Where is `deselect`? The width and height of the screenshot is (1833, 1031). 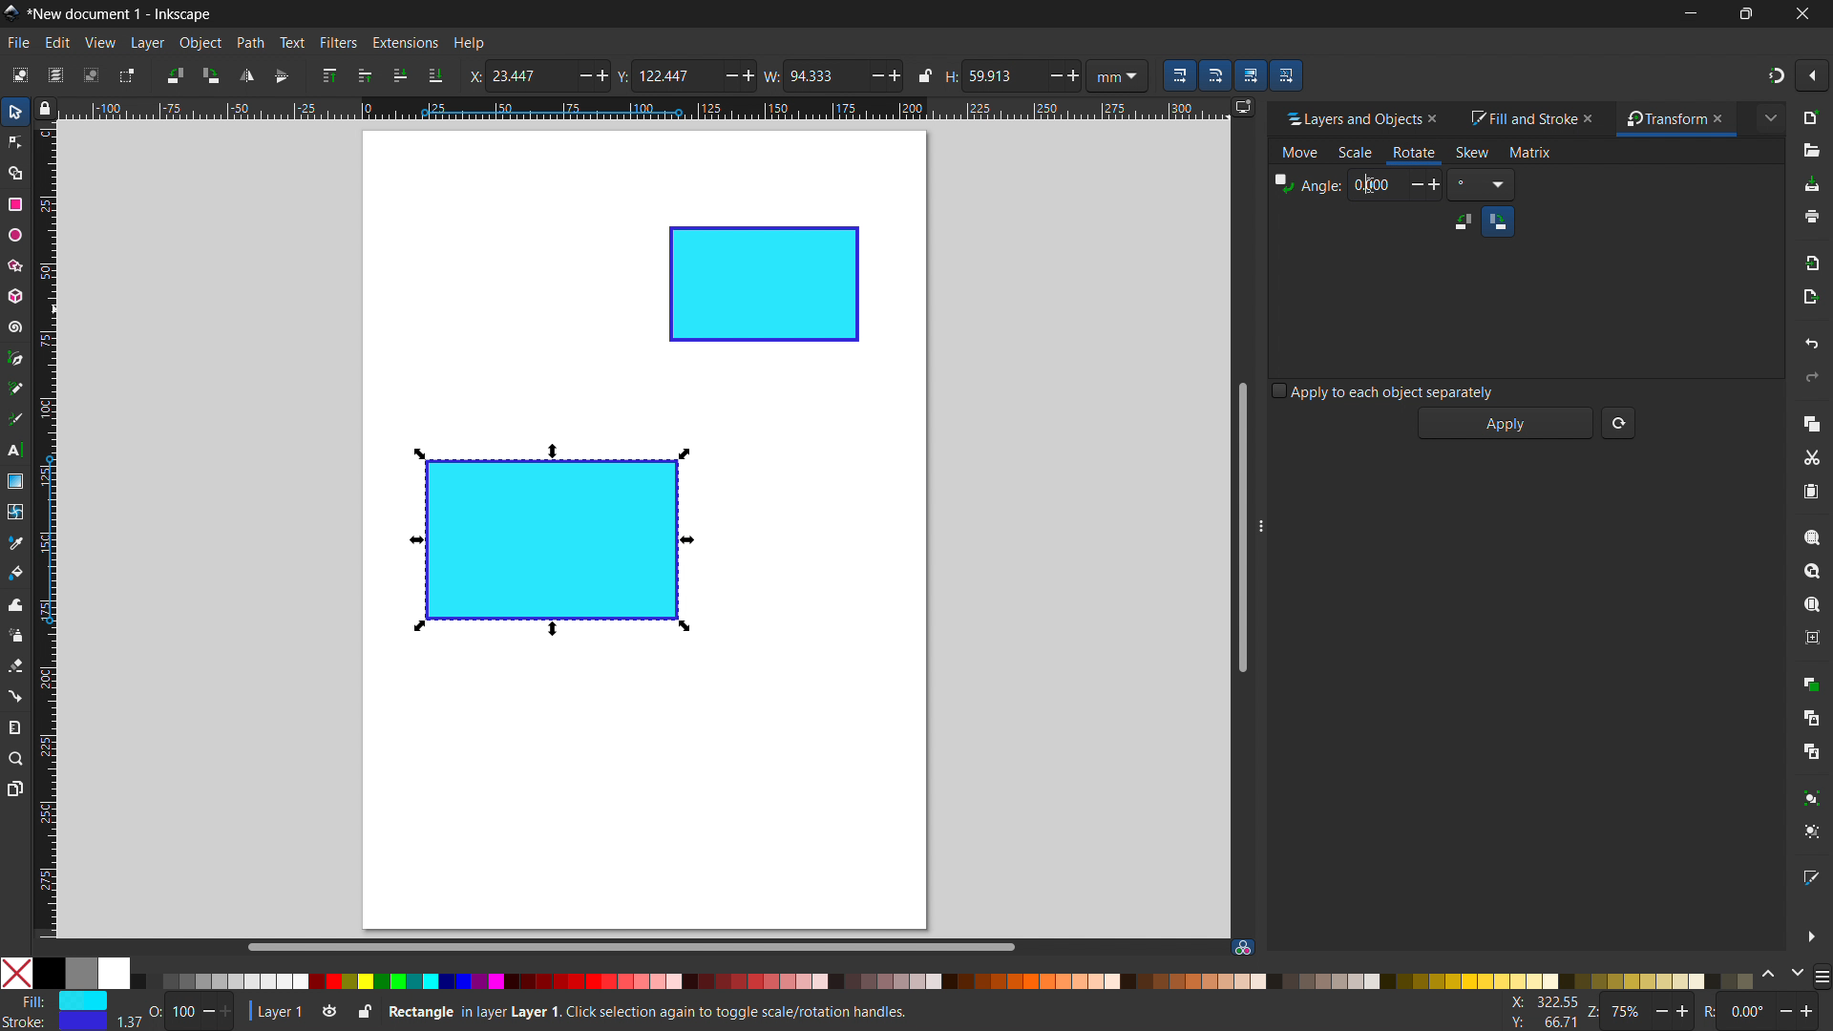 deselect is located at coordinates (92, 74).